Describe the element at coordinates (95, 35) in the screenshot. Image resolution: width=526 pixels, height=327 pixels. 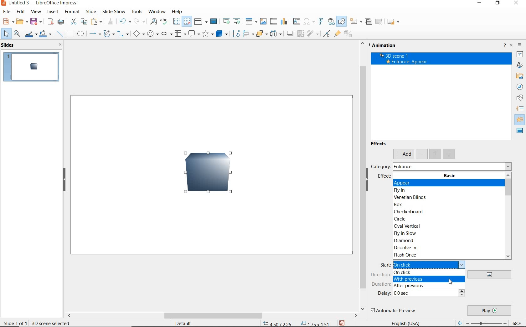
I see `lines and arrows` at that location.